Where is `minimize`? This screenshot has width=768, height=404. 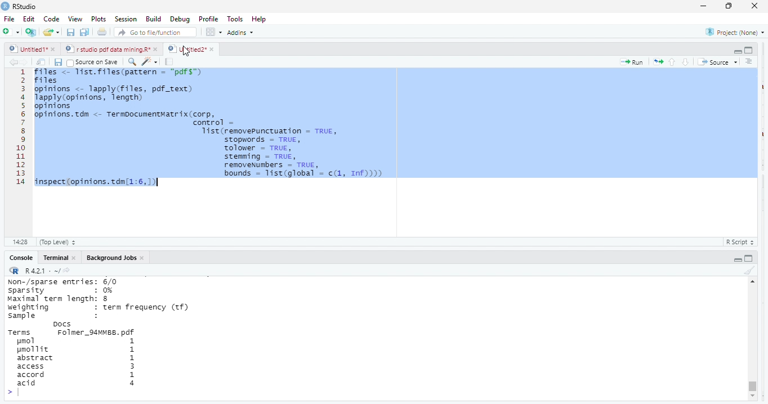
minimize is located at coordinates (703, 6).